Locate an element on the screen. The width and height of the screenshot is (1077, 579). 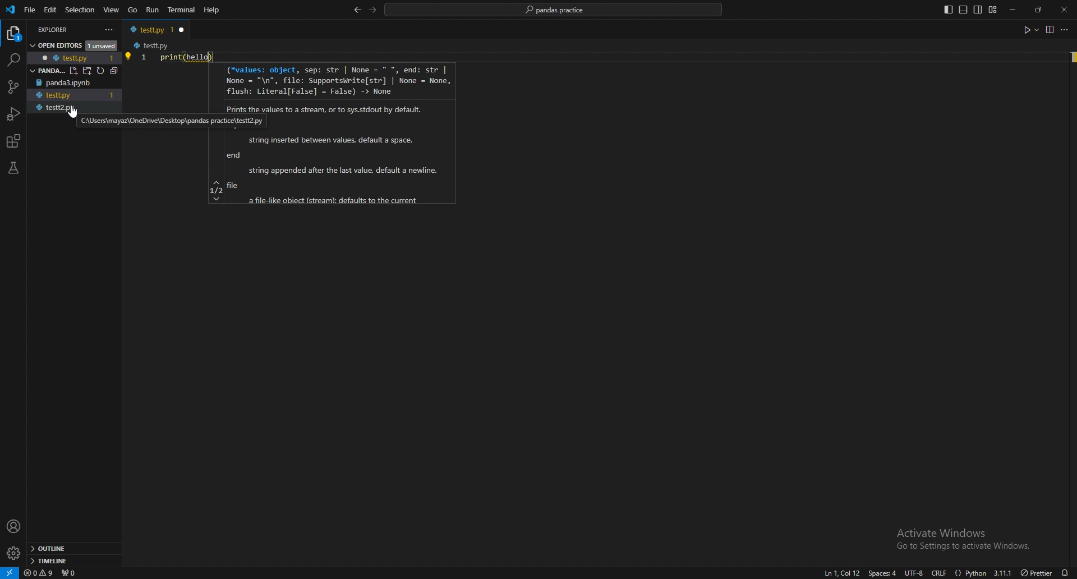
more actions is located at coordinates (109, 30).